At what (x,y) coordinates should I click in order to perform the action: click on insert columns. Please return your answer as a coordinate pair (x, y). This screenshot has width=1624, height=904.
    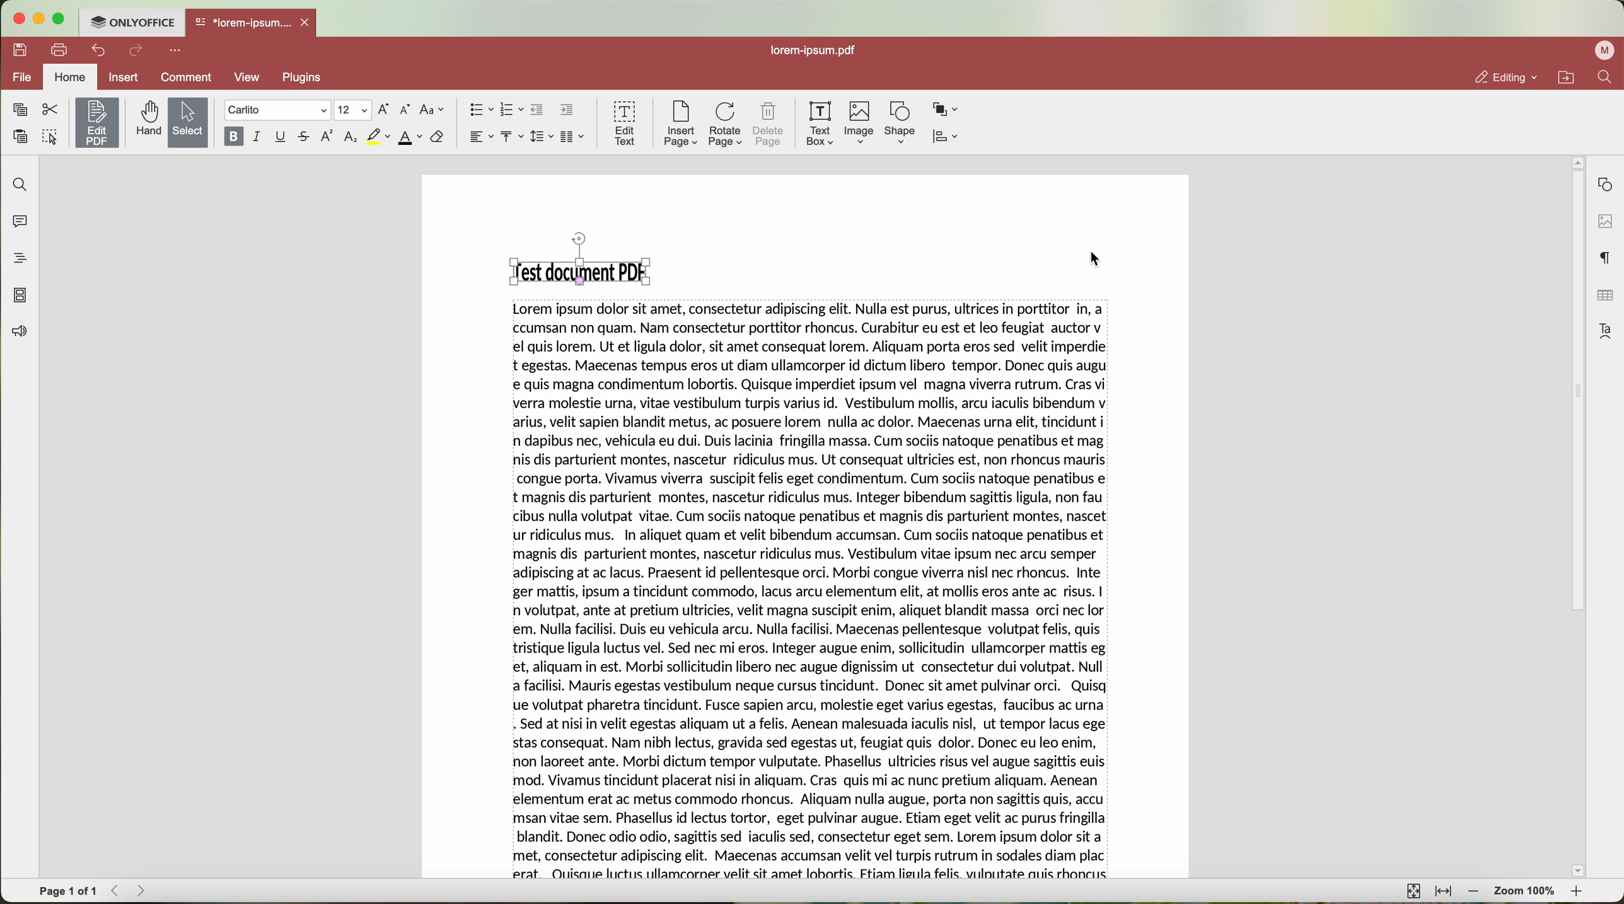
    Looking at the image, I should click on (574, 137).